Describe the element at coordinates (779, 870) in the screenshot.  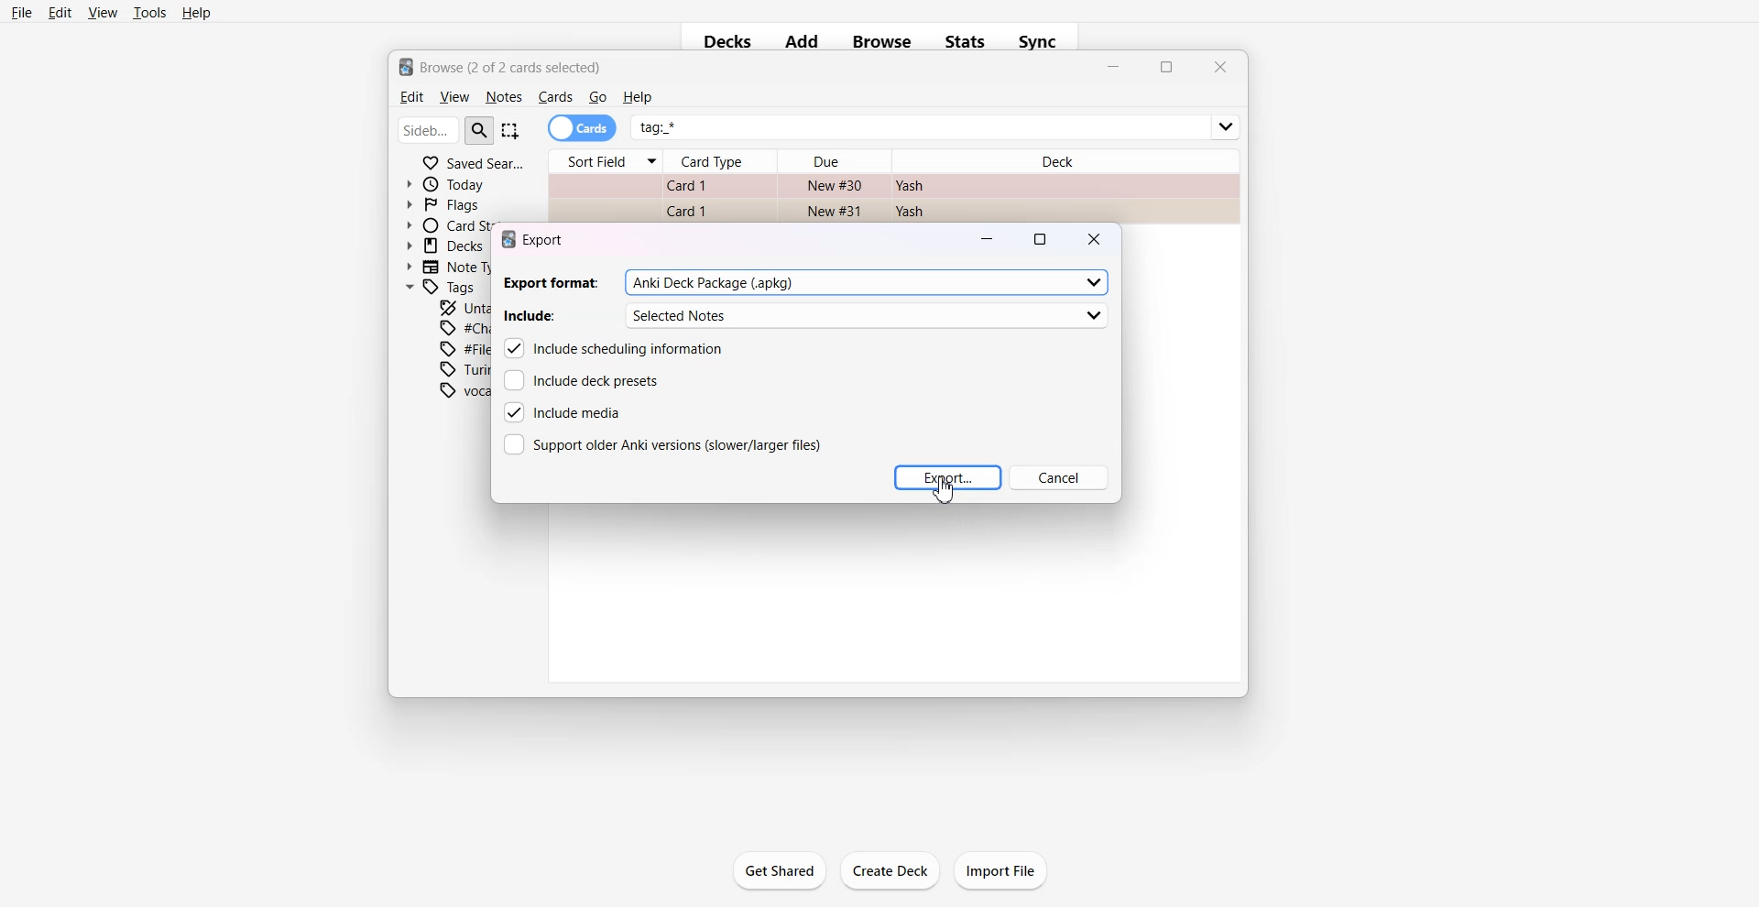
I see `Get Shared` at that location.